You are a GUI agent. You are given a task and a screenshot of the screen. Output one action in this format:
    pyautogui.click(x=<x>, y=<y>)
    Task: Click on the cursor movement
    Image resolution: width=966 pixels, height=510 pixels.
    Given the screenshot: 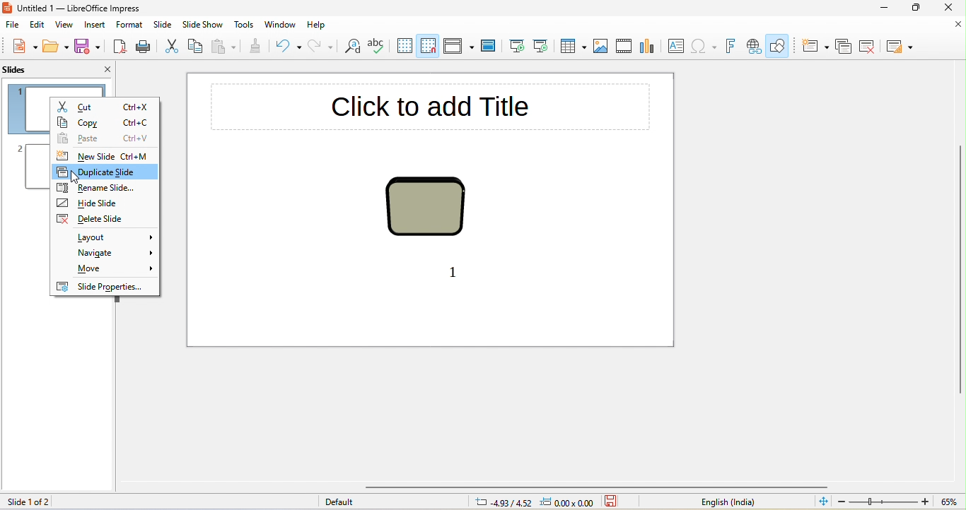 What is the action you would take?
    pyautogui.click(x=74, y=179)
    